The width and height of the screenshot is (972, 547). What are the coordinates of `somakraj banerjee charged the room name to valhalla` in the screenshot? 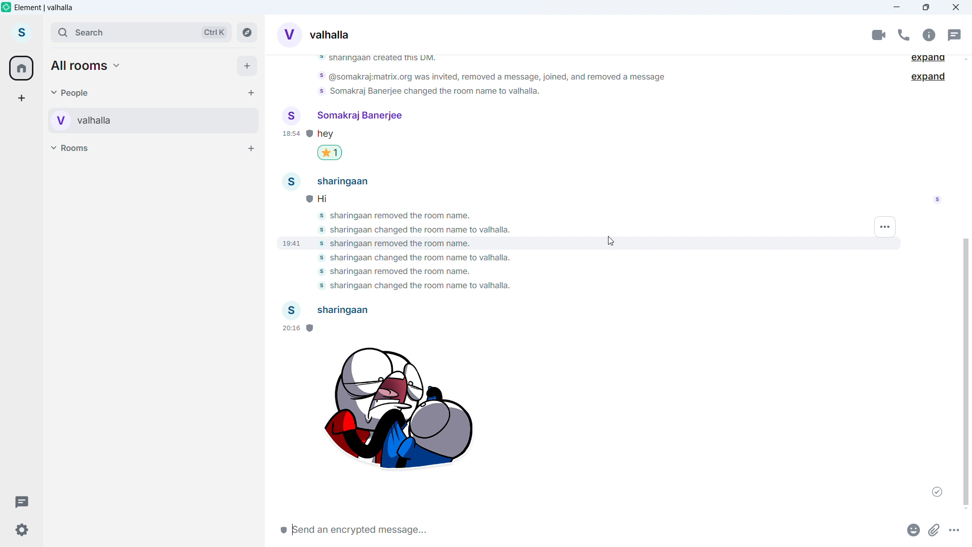 It's located at (424, 230).